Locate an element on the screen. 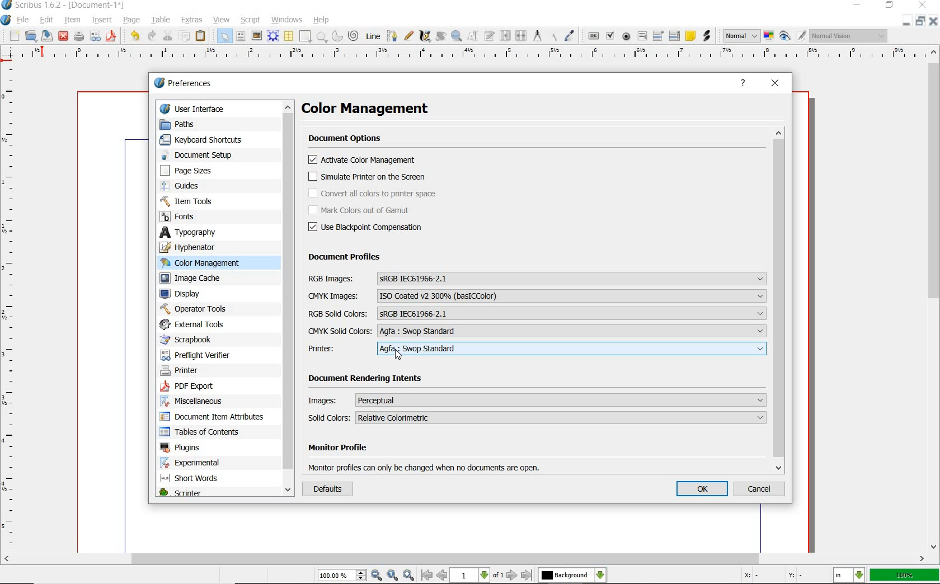 Image resolution: width=940 pixels, height=584 pixels. restore is located at coordinates (921, 22).